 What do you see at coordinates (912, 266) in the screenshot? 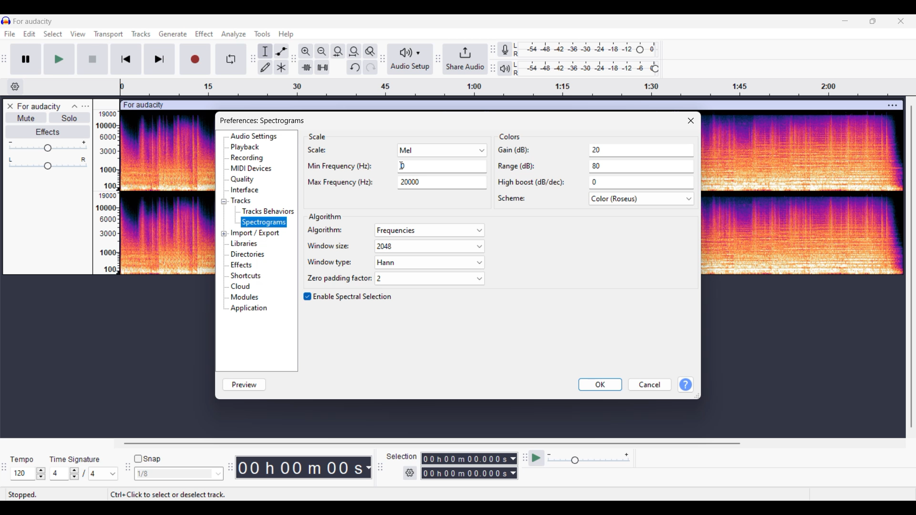
I see `Vertical slide bar` at bounding box center [912, 266].